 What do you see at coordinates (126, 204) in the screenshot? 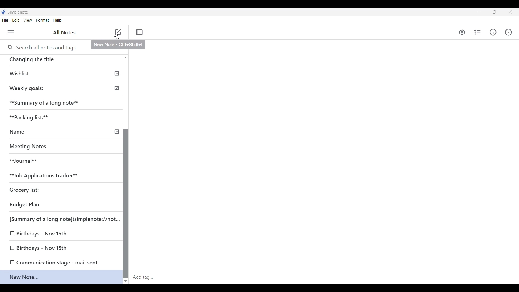
I see `Vertical slide bar` at bounding box center [126, 204].